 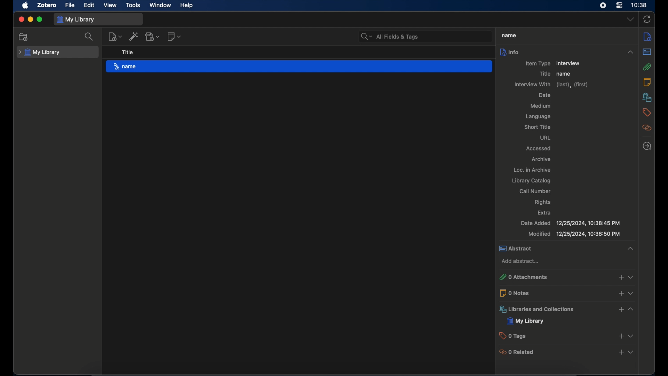 I want to click on new note, so click(x=175, y=37).